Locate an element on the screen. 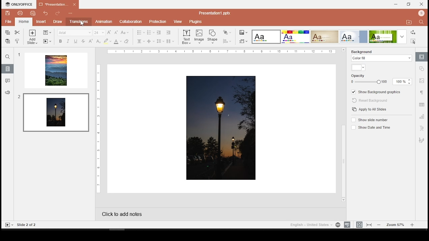 This screenshot has height=241, width=429. slide 1 is located at coordinates (56, 71).